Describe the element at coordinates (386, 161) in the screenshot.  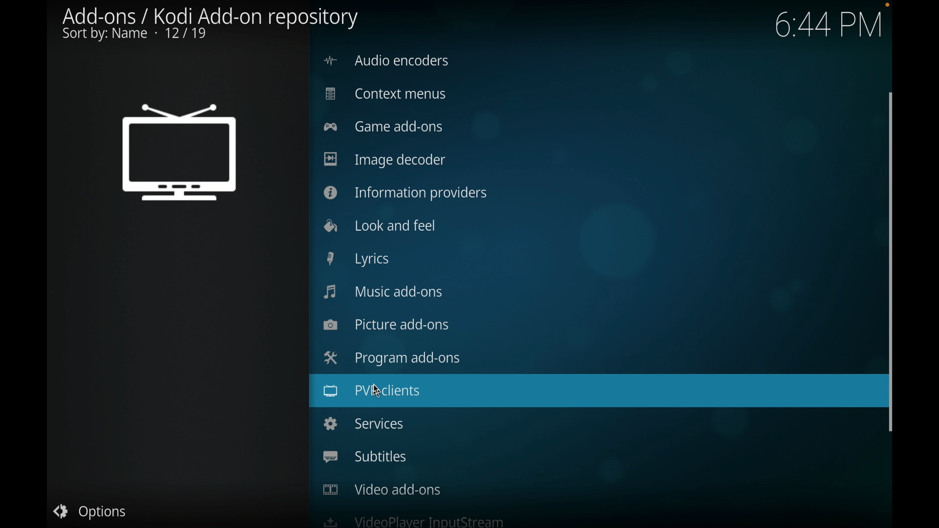
I see `image decoder` at that location.